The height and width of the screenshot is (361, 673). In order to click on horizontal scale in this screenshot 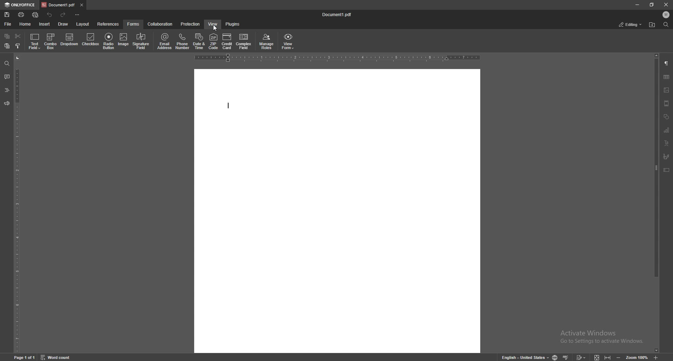, I will do `click(337, 58)`.